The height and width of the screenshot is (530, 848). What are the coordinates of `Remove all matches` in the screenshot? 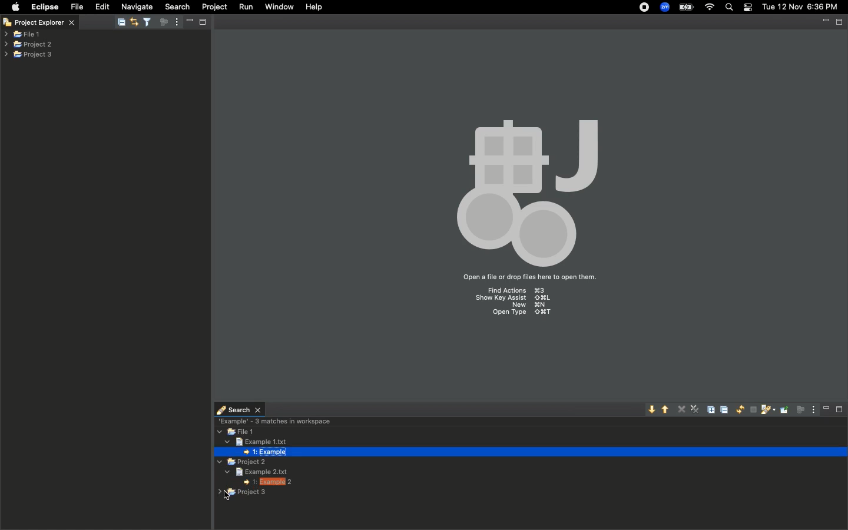 It's located at (696, 410).